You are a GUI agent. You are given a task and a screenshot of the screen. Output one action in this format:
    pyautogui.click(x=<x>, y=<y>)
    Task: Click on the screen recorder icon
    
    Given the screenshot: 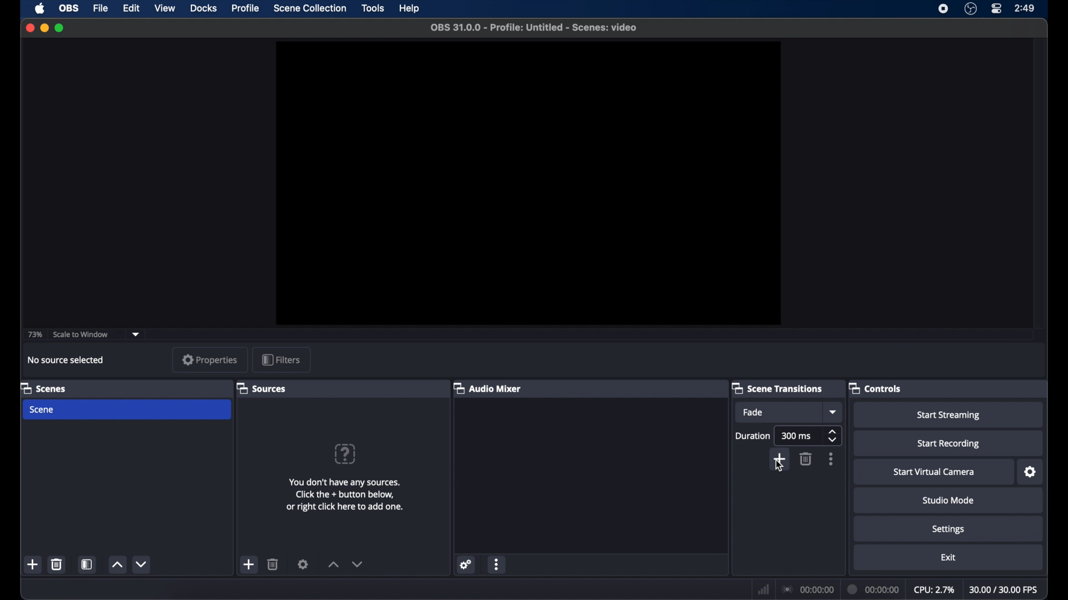 What is the action you would take?
    pyautogui.click(x=943, y=8)
    